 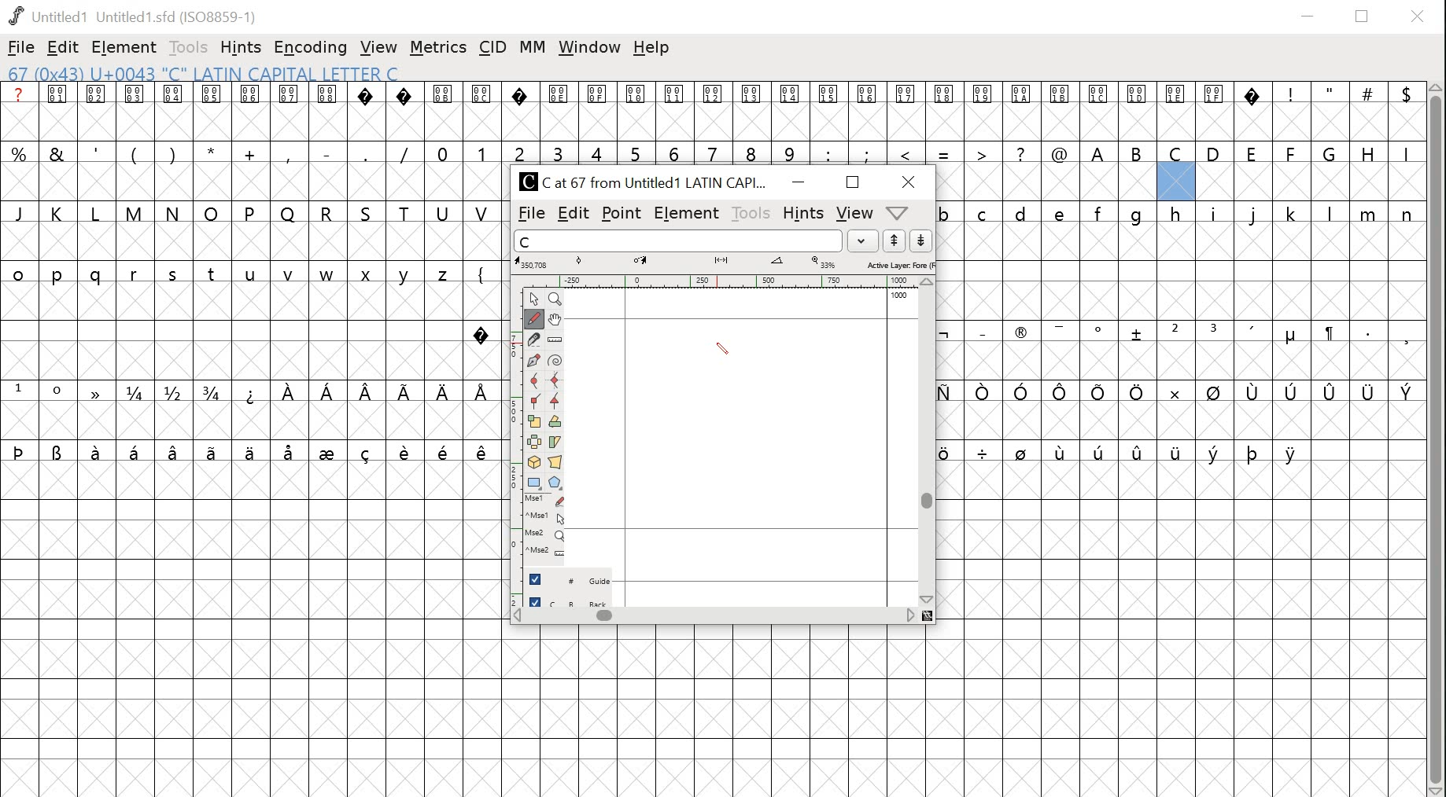 What do you see at coordinates (556, 422) in the screenshot?
I see `rotate` at bounding box center [556, 422].